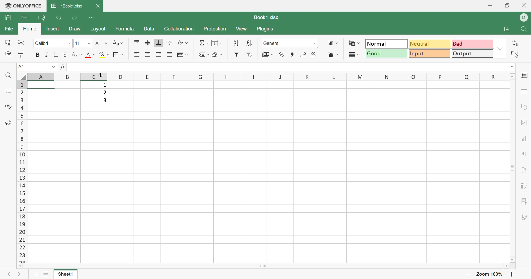 Image resolution: width=531 pixels, height=279 pixels. Describe the element at coordinates (262, 265) in the screenshot. I see `Horizontal Scroll Bar` at that location.